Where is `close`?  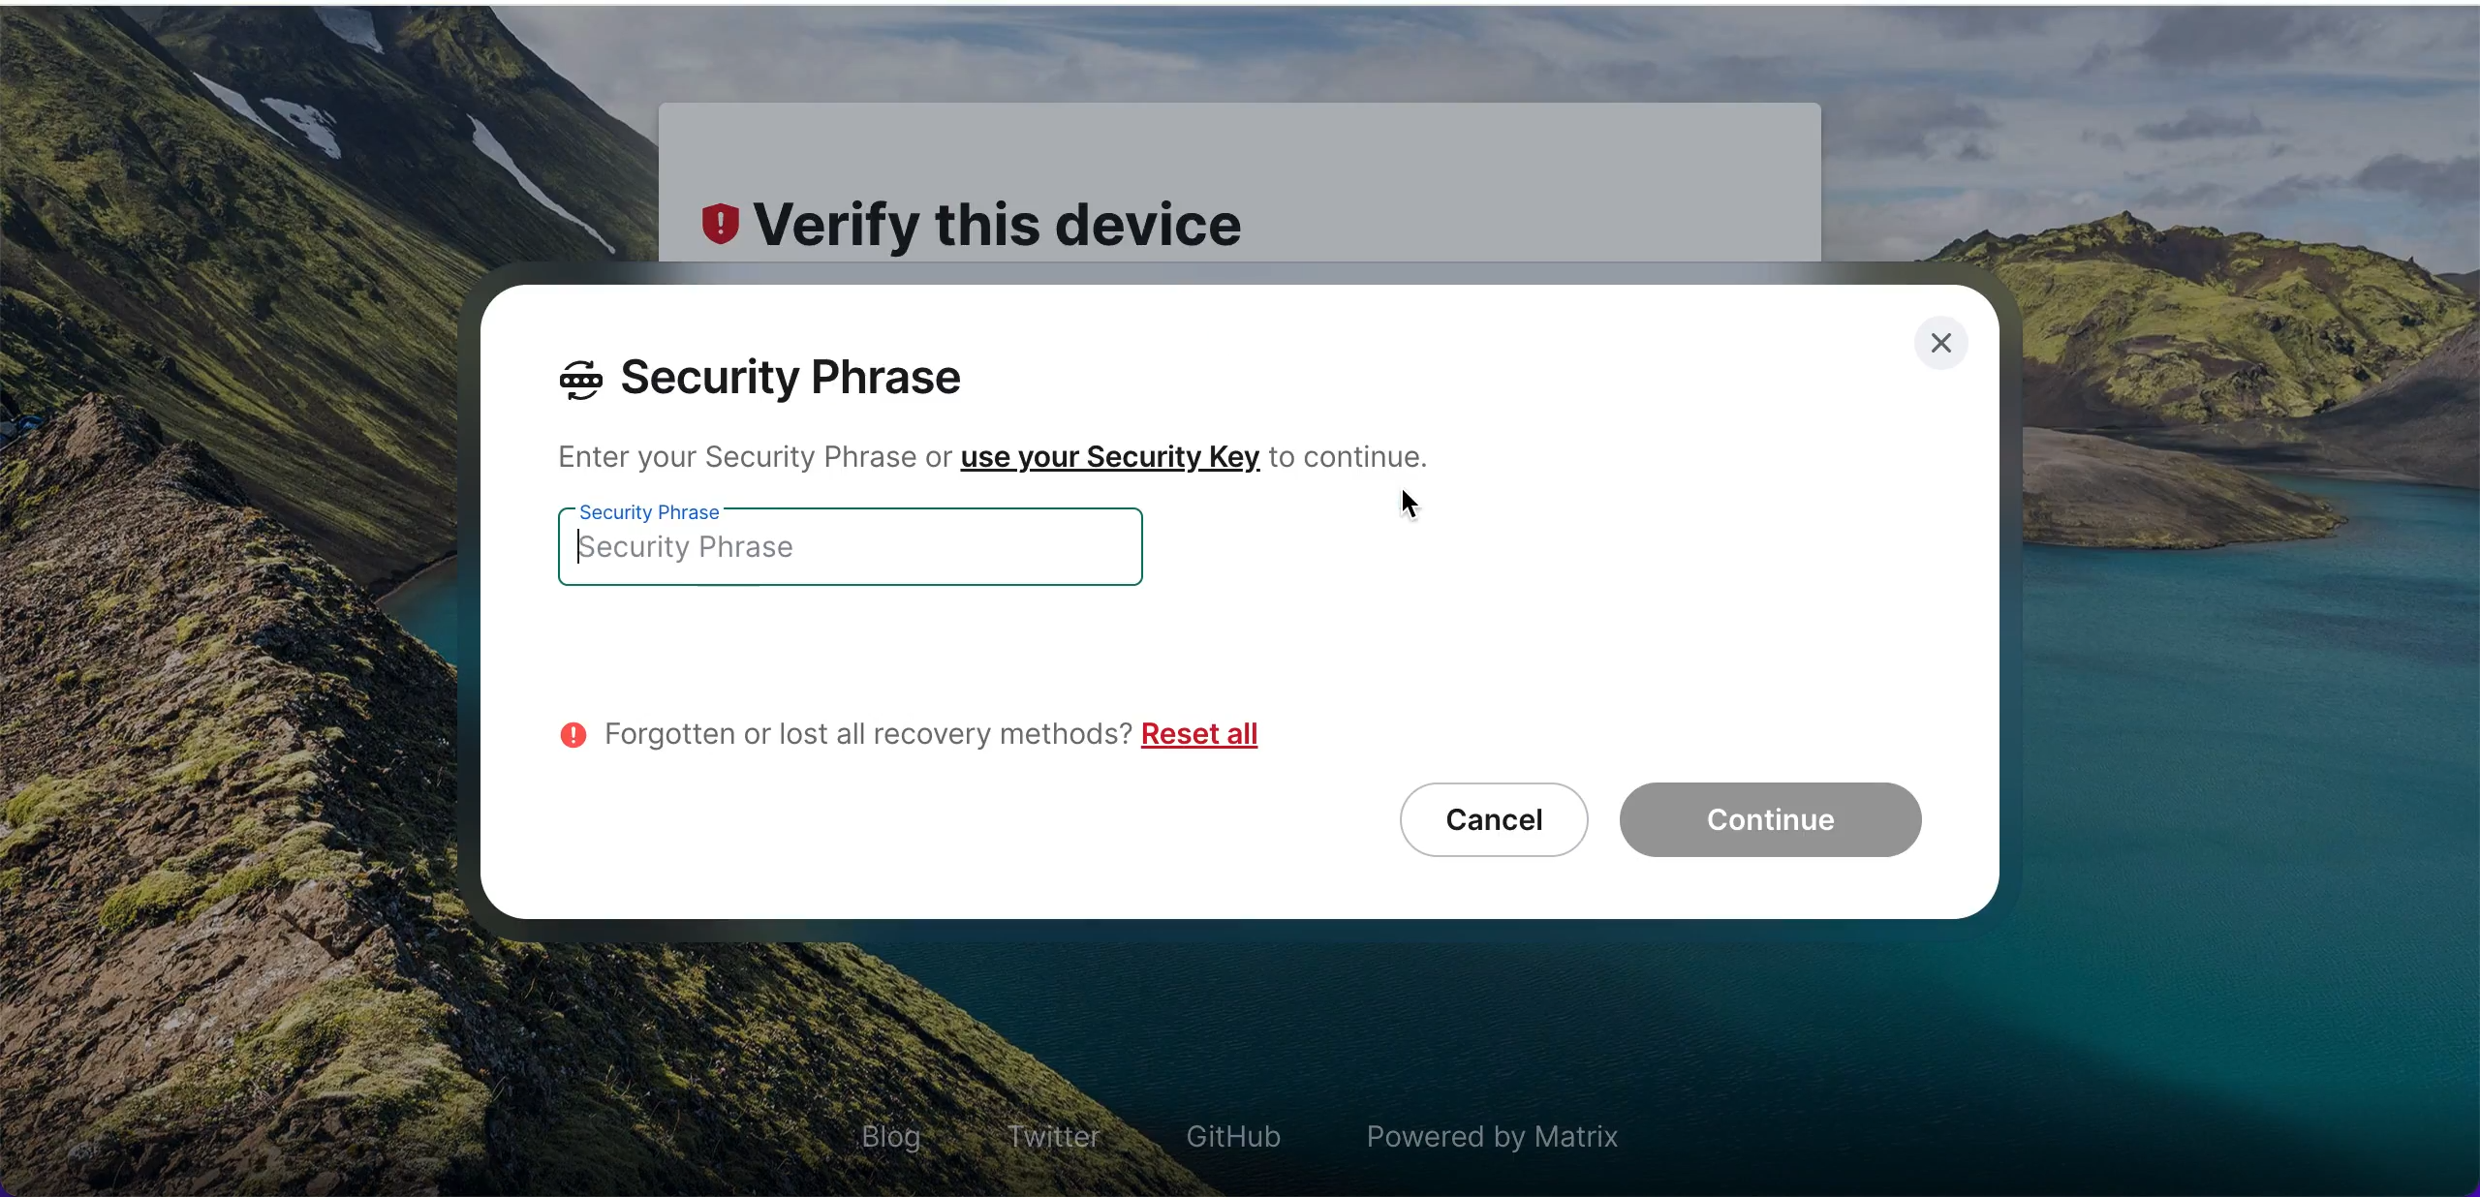
close is located at coordinates (1943, 348).